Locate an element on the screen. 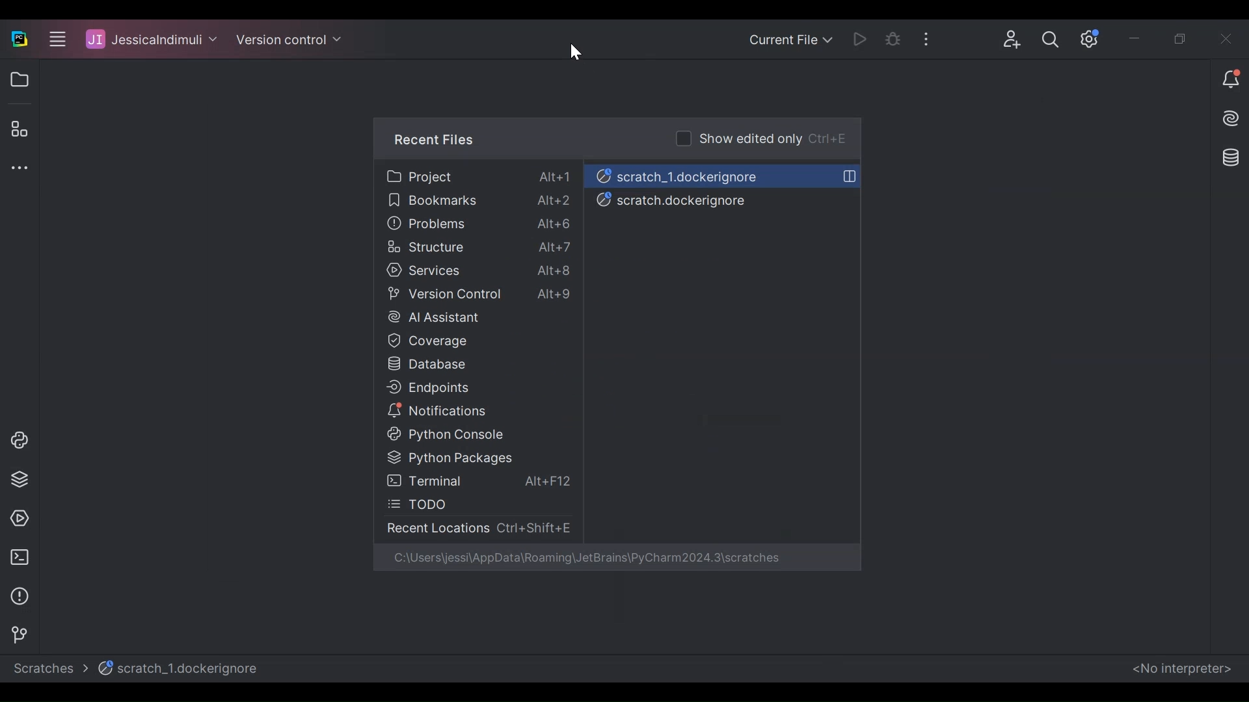  Python Services is located at coordinates (18, 480).